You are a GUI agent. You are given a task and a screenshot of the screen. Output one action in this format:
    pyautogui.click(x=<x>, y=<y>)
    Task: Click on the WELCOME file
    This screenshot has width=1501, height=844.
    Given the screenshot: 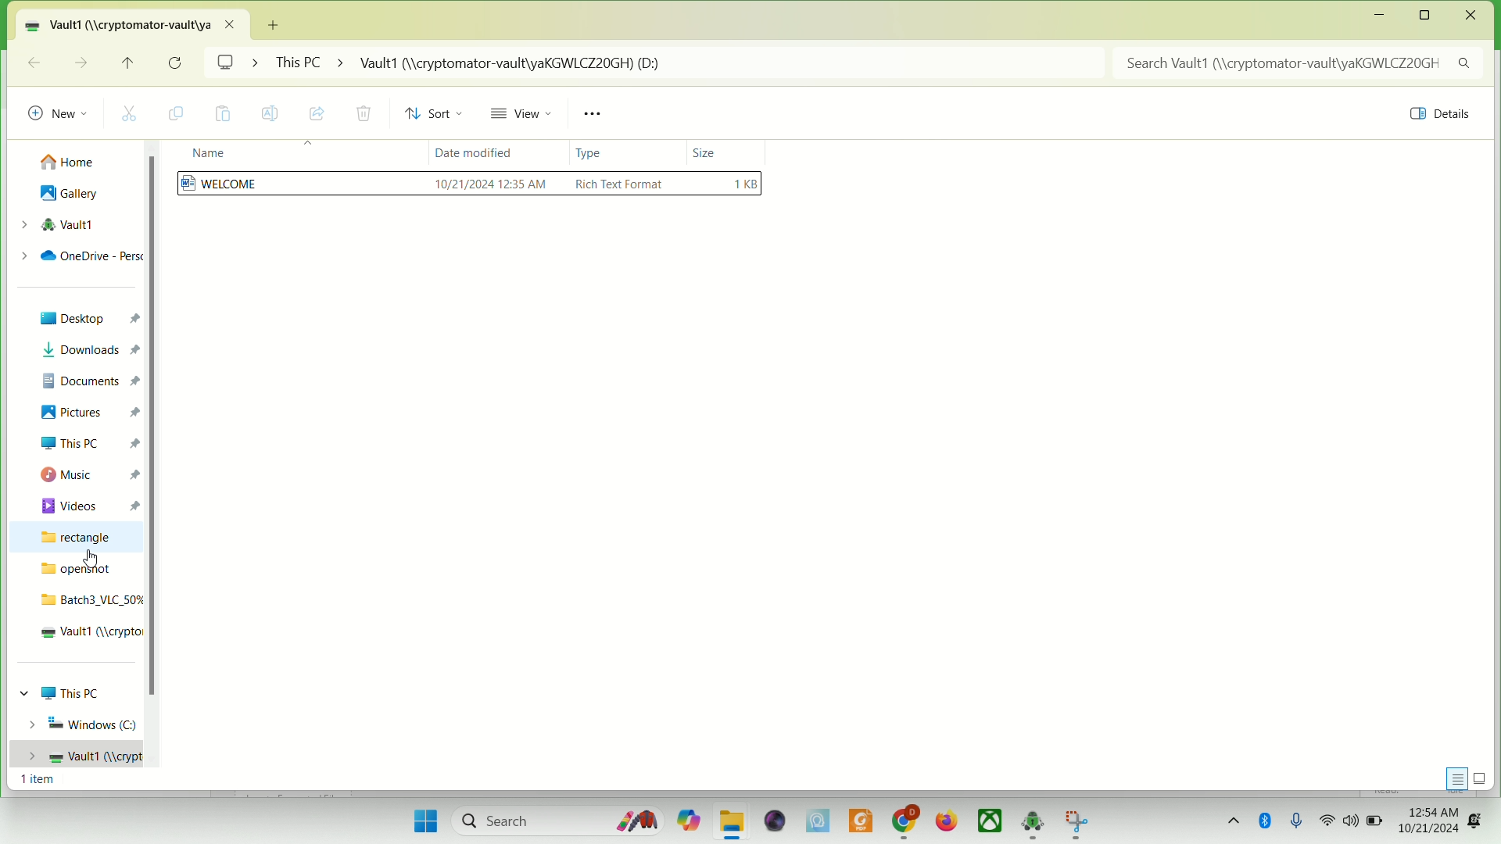 What is the action you would take?
    pyautogui.click(x=471, y=187)
    